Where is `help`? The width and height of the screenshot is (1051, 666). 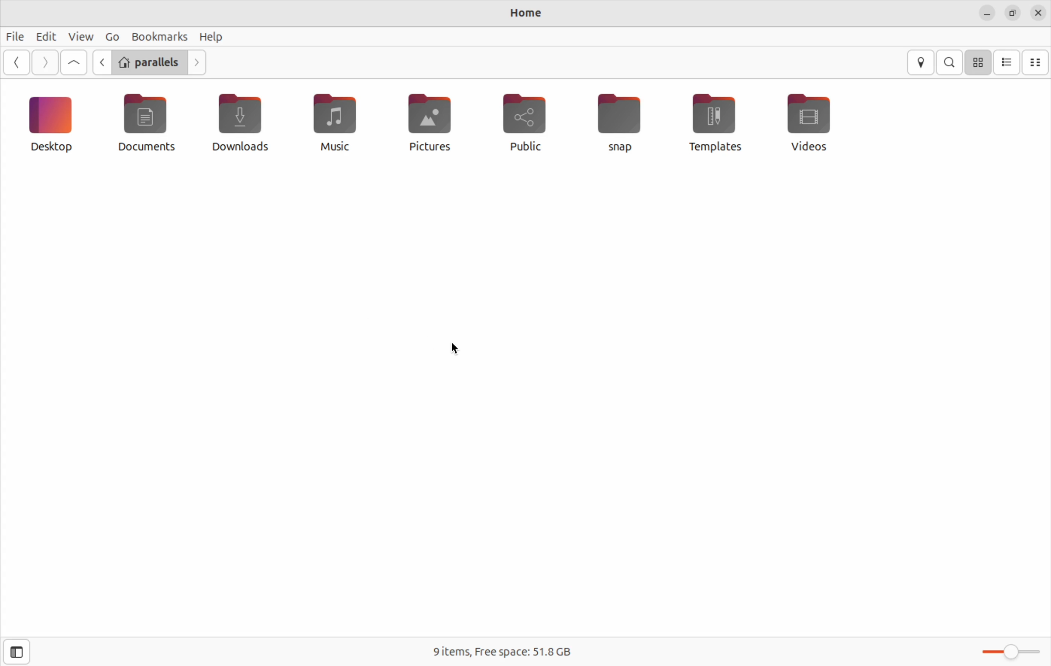 help is located at coordinates (212, 36).